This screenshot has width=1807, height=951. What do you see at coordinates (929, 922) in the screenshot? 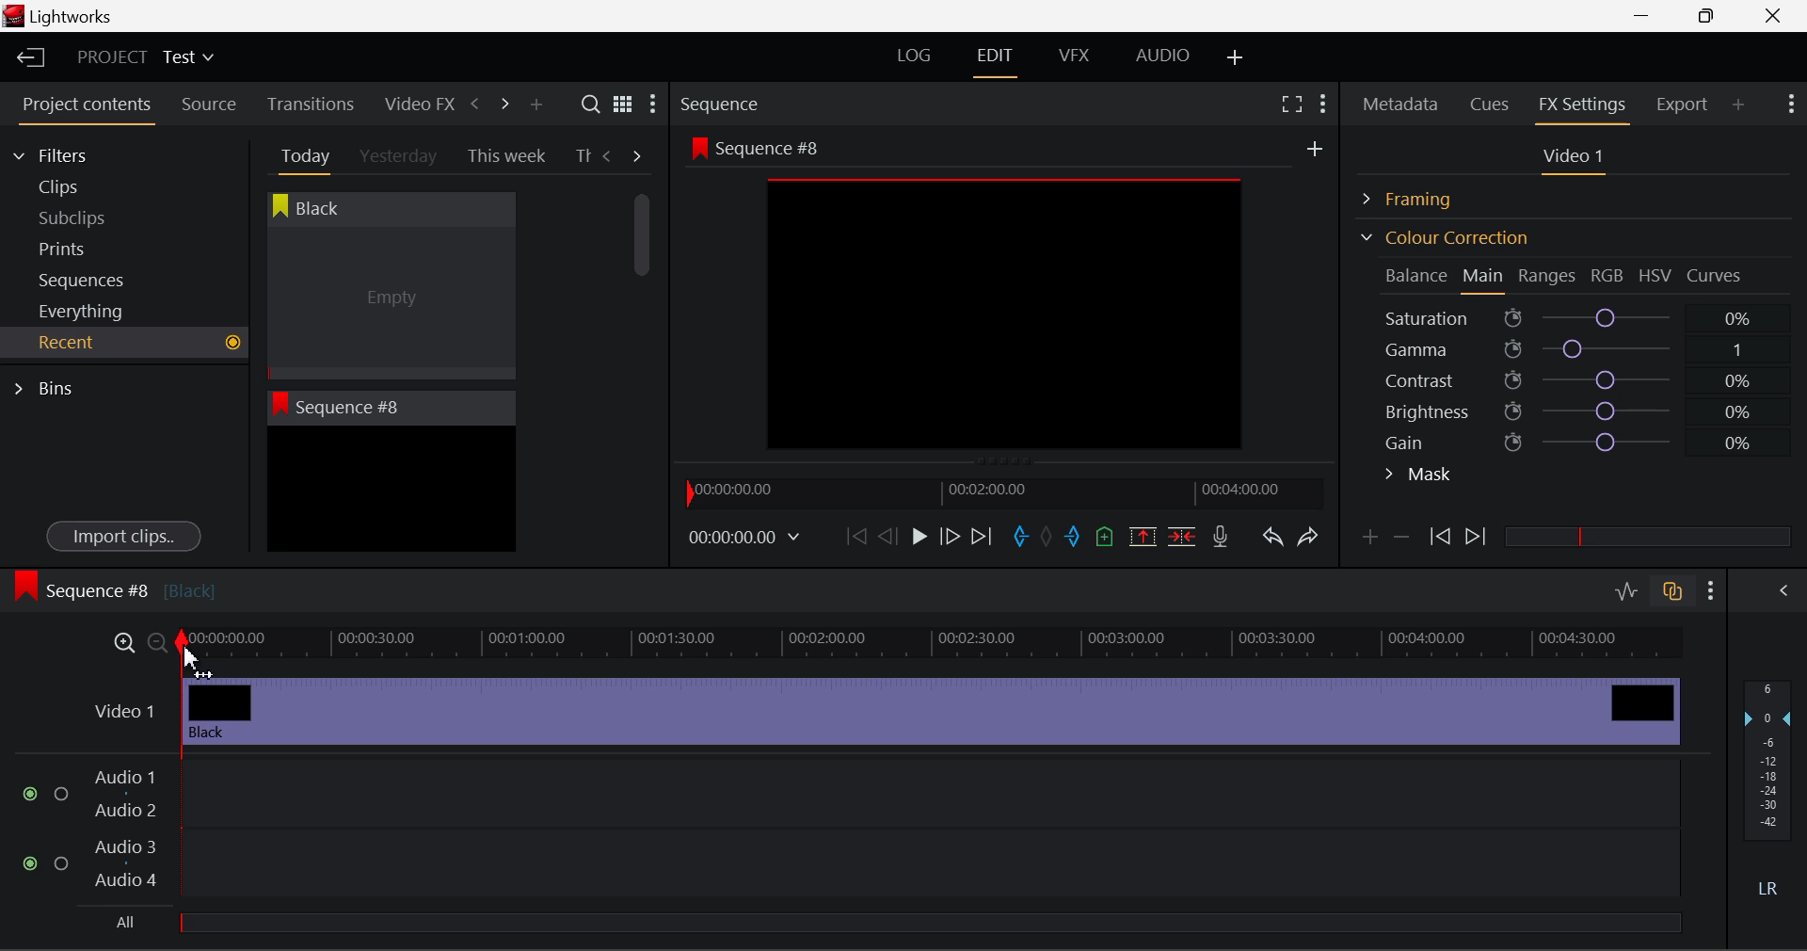
I see `slider` at bounding box center [929, 922].